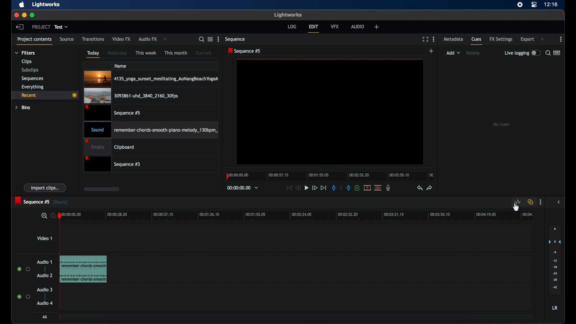  What do you see at coordinates (46, 4) in the screenshot?
I see `lightworks` at bounding box center [46, 4].